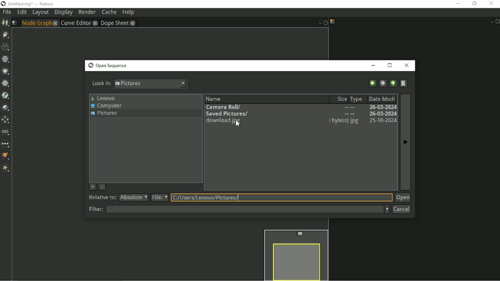  I want to click on Edit, so click(22, 12).